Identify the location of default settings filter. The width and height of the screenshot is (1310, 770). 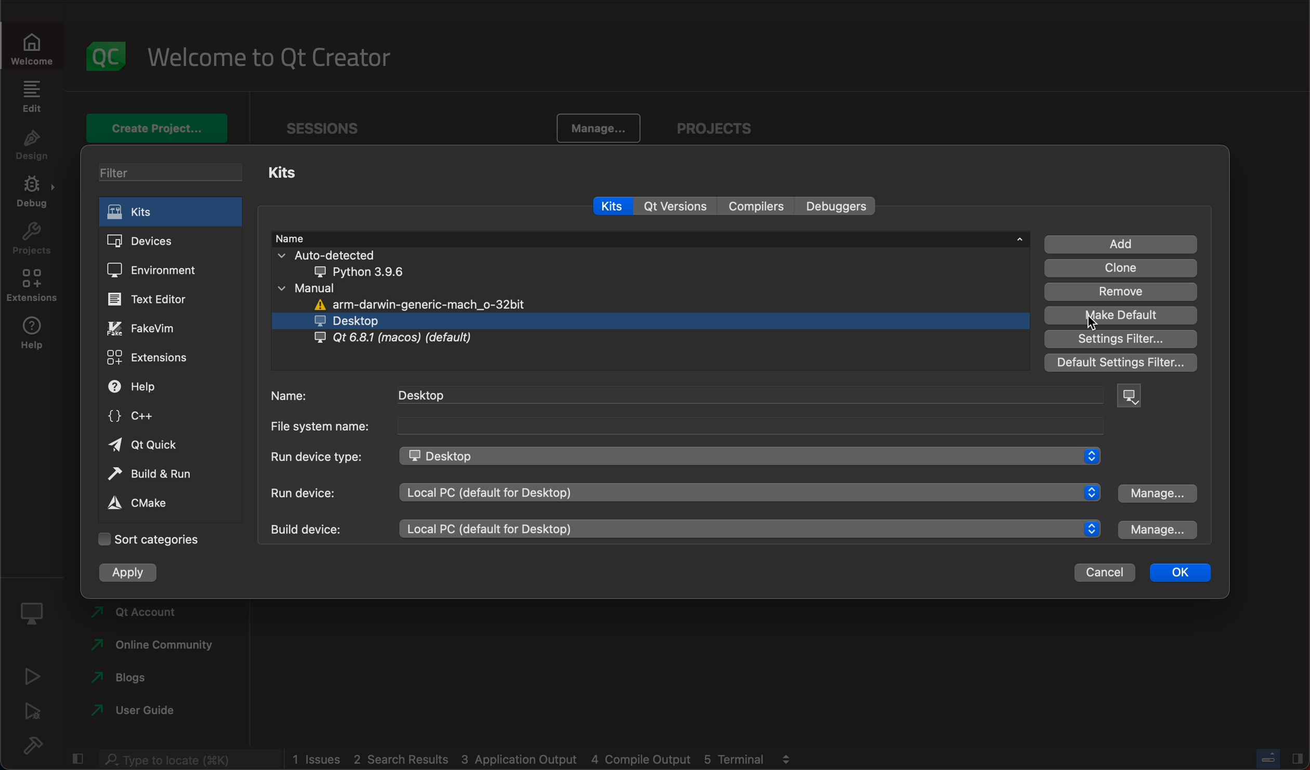
(1120, 362).